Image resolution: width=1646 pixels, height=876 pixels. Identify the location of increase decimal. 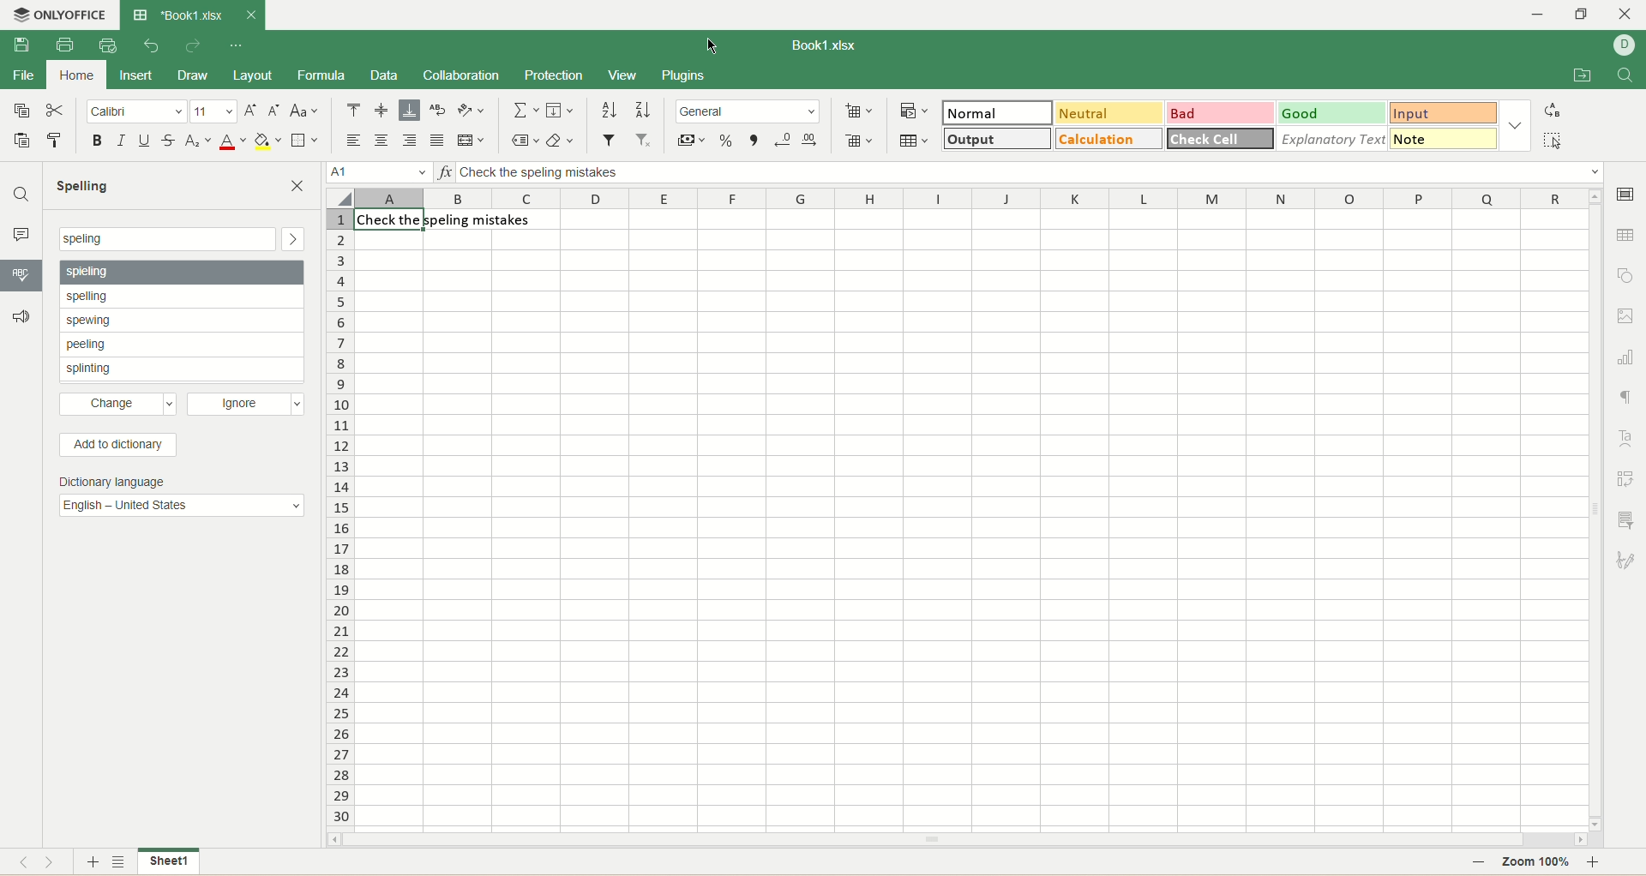
(809, 139).